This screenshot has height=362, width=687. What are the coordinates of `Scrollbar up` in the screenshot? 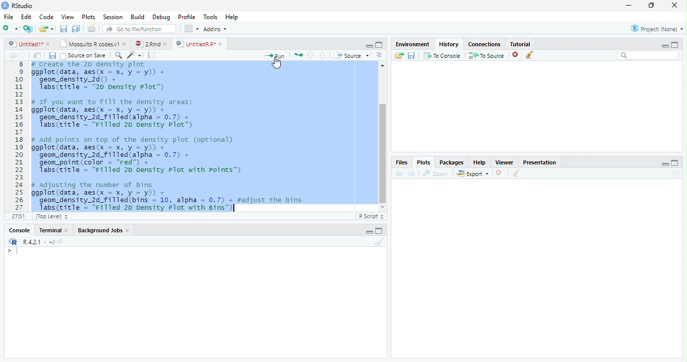 It's located at (381, 65).